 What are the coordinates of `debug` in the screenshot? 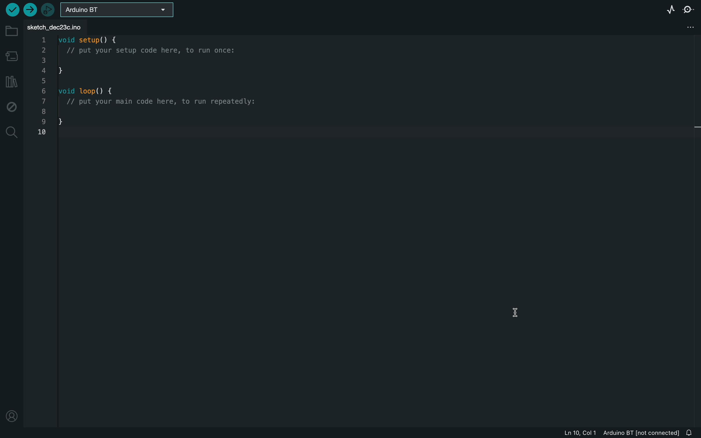 It's located at (12, 108).